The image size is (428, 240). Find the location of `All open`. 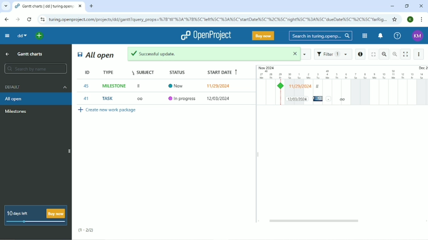

All open is located at coordinates (36, 99).